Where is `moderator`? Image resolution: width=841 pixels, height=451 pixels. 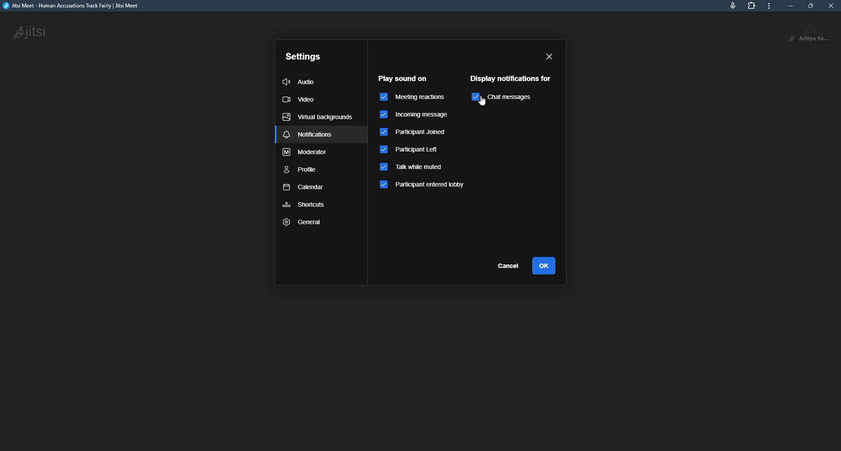
moderator is located at coordinates (306, 152).